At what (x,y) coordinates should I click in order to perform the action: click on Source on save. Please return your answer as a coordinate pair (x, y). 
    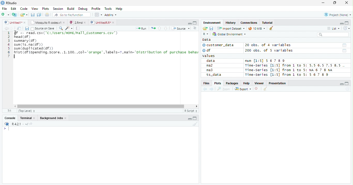
    Looking at the image, I should click on (43, 29).